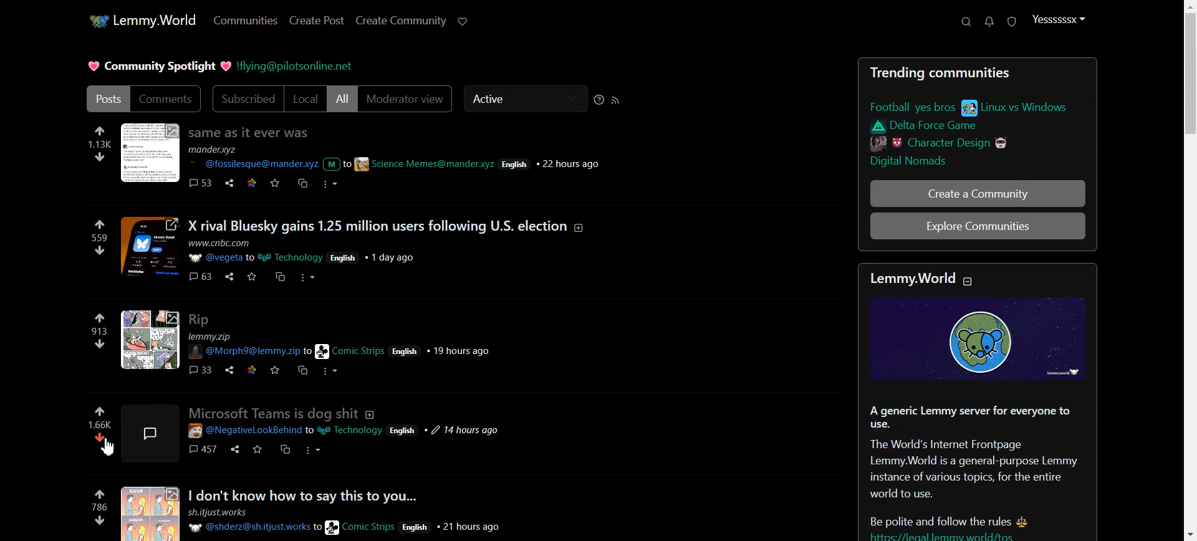 The height and width of the screenshot is (541, 1197). Describe the element at coordinates (1011, 22) in the screenshot. I see `Unread report` at that location.